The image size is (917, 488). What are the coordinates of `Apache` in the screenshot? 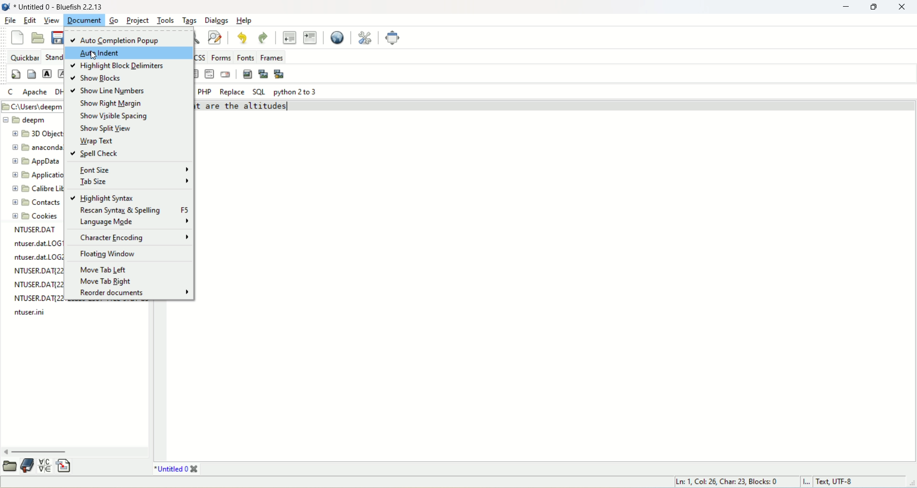 It's located at (36, 92).